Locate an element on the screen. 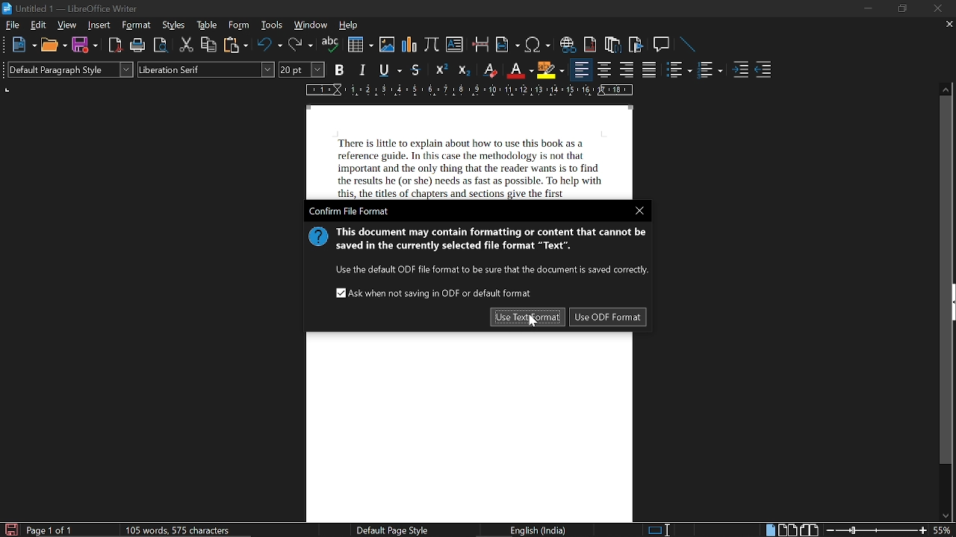 The image size is (956, 537). current zoom is located at coordinates (944, 530).